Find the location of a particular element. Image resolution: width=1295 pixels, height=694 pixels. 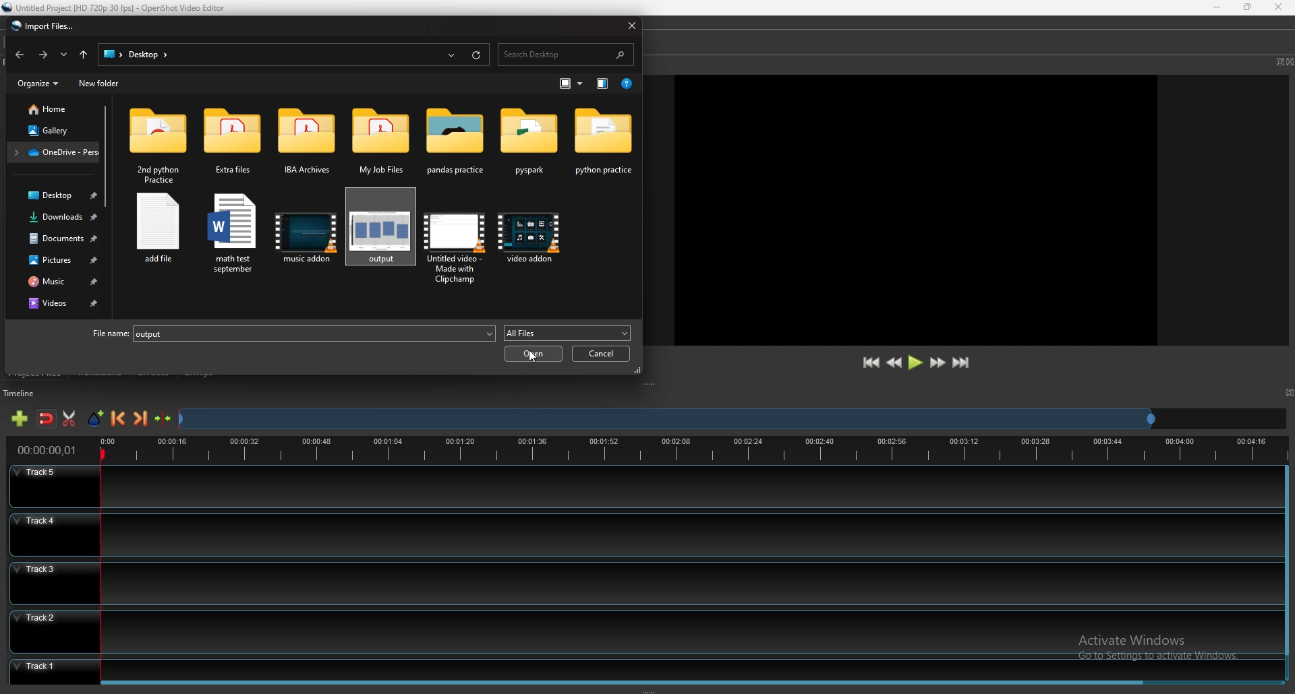

file name is located at coordinates (119, 7).